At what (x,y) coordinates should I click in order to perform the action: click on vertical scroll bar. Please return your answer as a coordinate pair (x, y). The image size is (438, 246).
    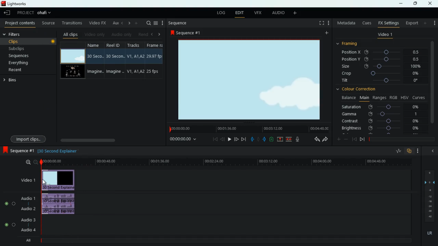
    Looking at the image, I should click on (433, 84).